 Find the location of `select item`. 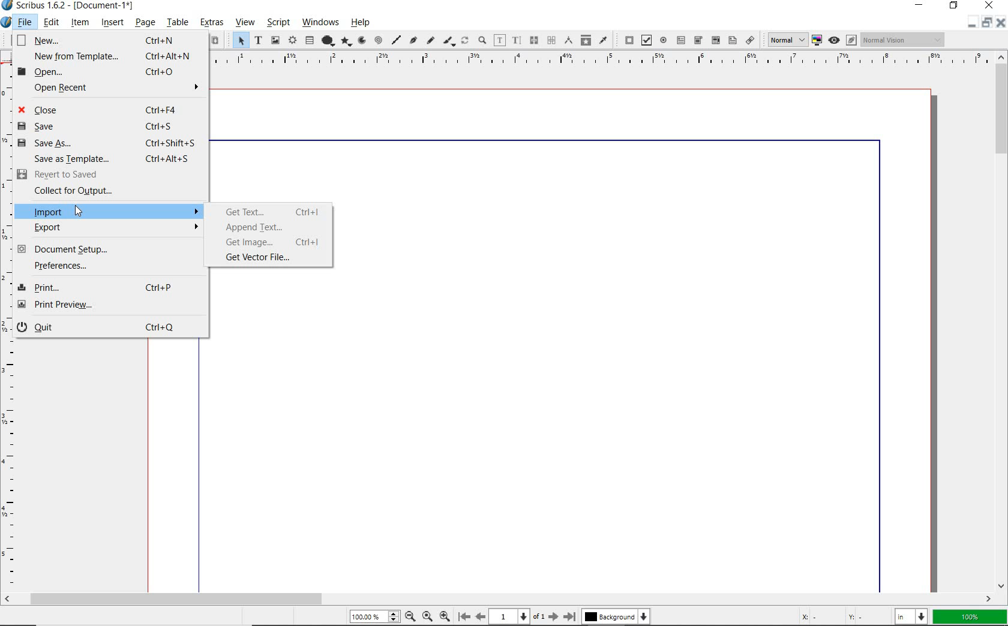

select item is located at coordinates (238, 40).